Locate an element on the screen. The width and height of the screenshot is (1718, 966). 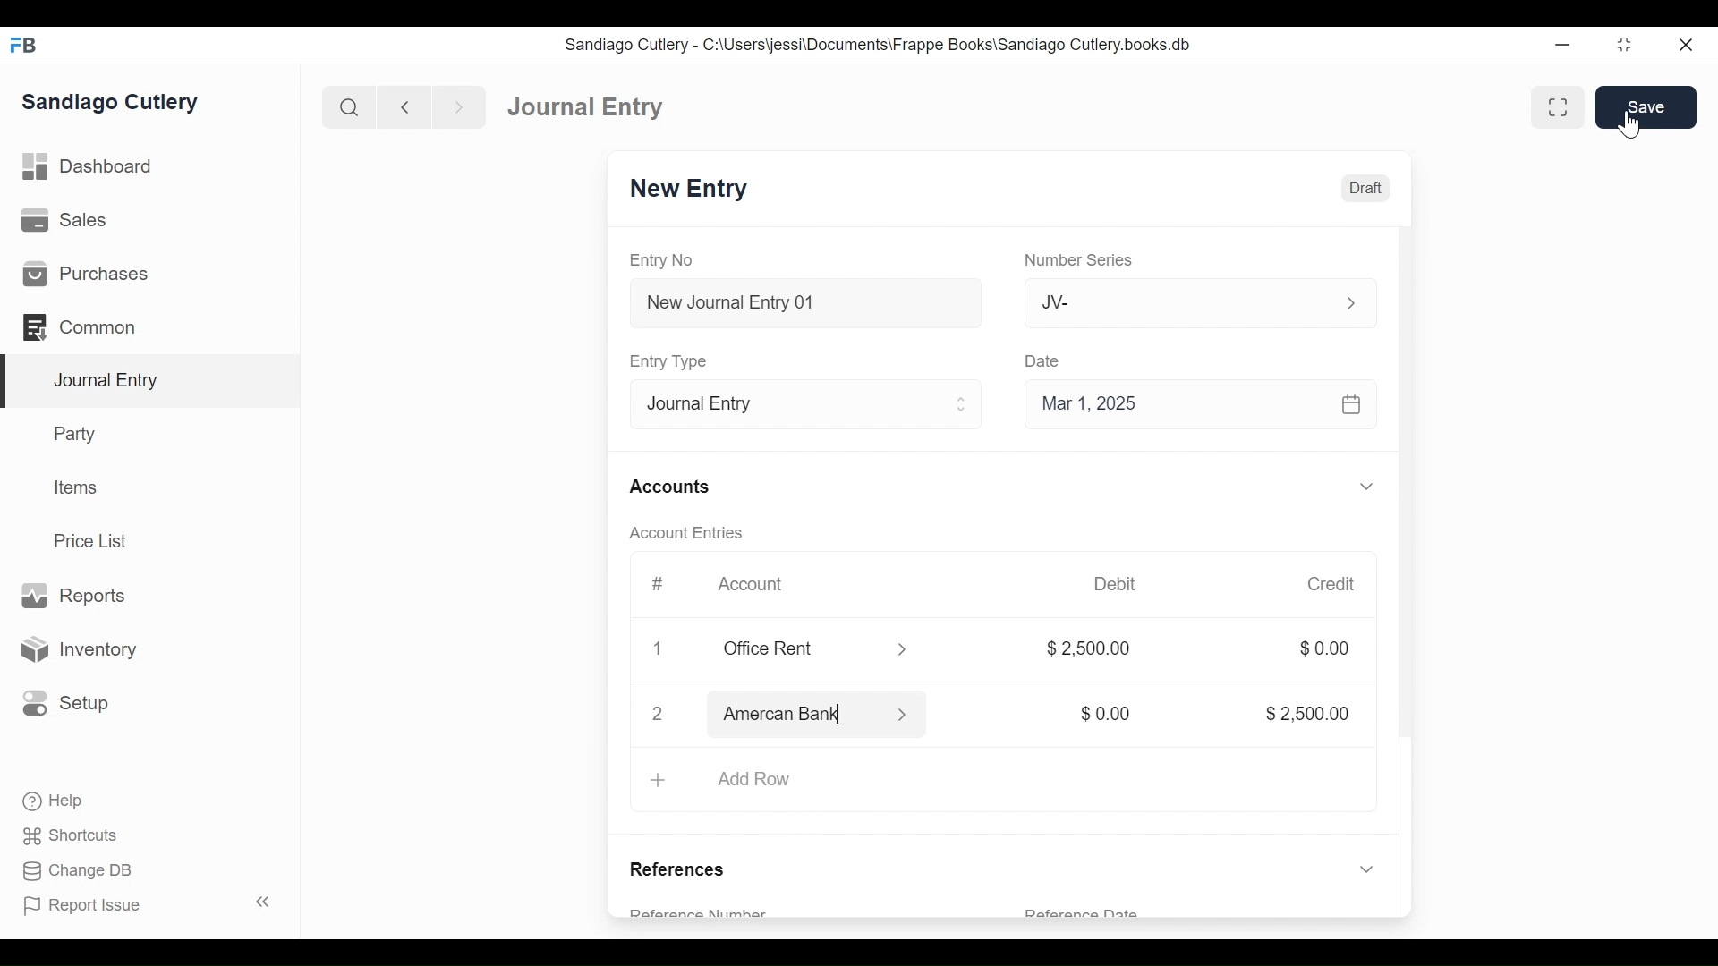
search  is located at coordinates (346, 104).